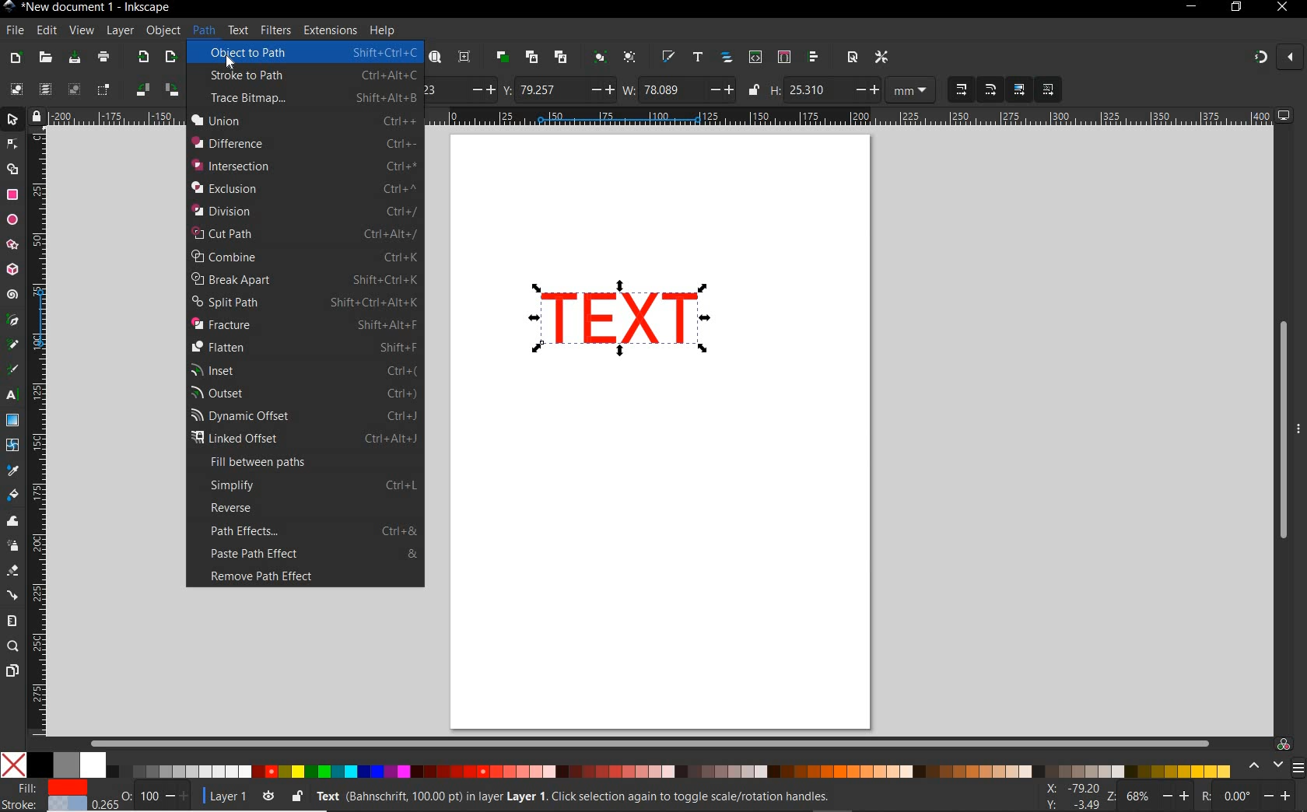 This screenshot has height=812, width=1307. I want to click on CONNECTOR TOOL, so click(13, 596).